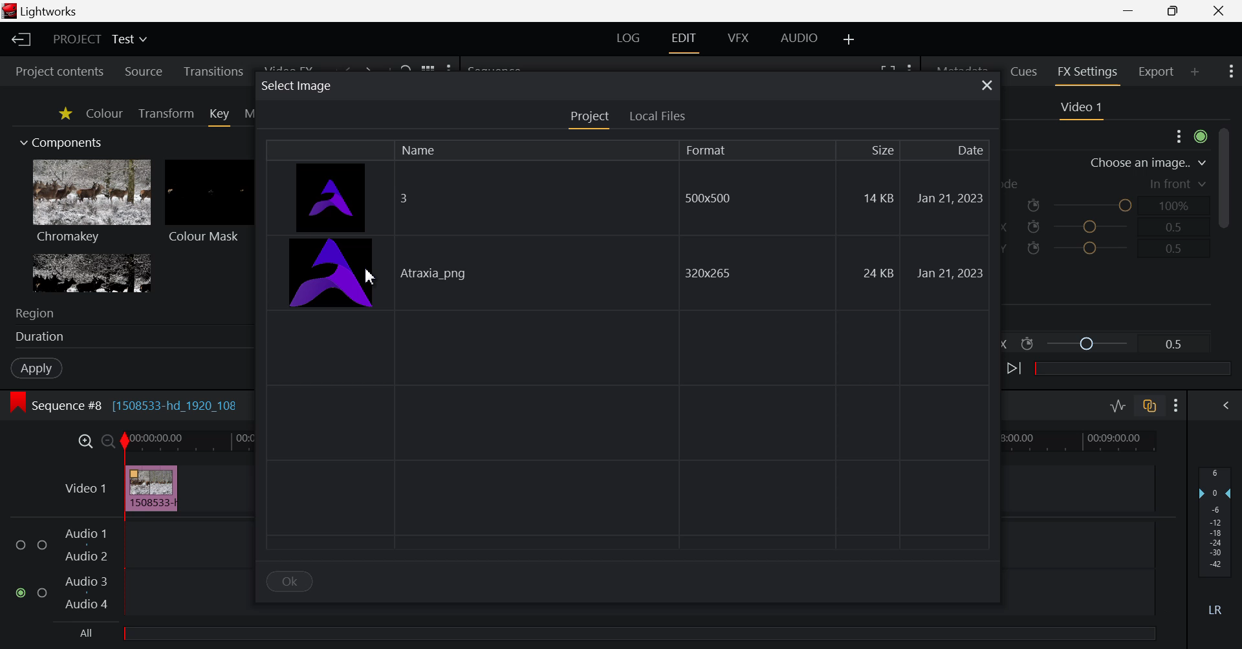 The image size is (1242, 649). Describe the element at coordinates (143, 69) in the screenshot. I see `Source` at that location.